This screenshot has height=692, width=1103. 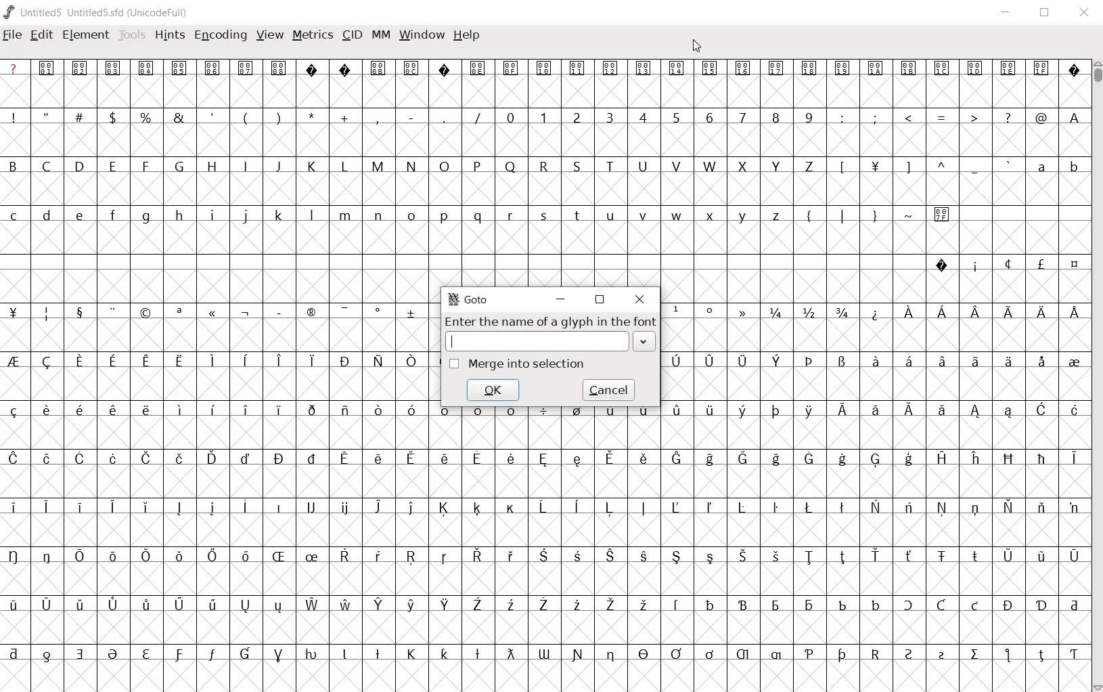 What do you see at coordinates (42, 36) in the screenshot?
I see `edit` at bounding box center [42, 36].